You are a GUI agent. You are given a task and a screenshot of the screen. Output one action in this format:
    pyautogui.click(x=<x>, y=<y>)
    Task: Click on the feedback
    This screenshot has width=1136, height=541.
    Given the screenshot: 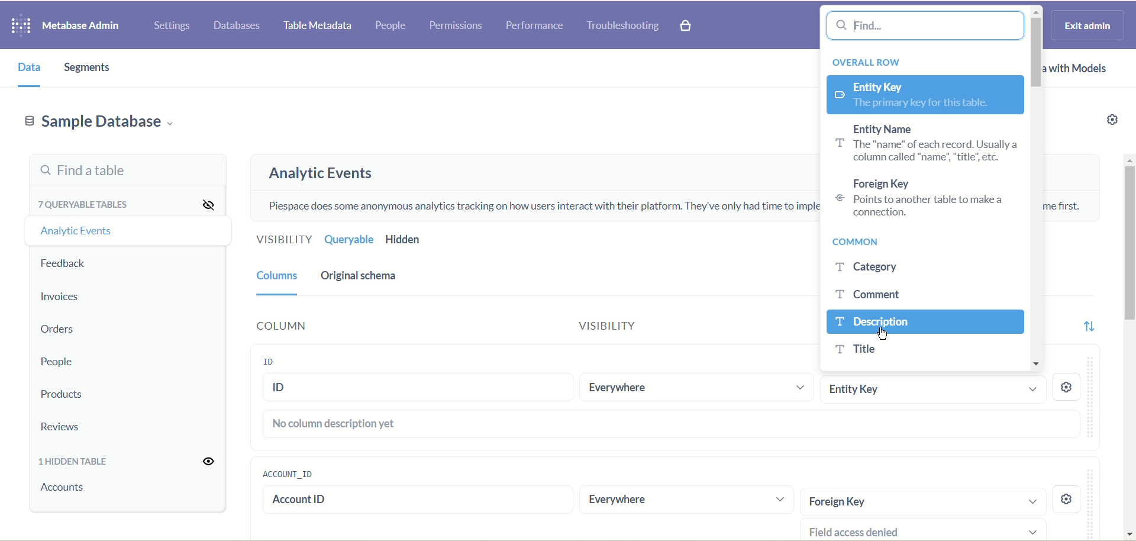 What is the action you would take?
    pyautogui.click(x=66, y=264)
    